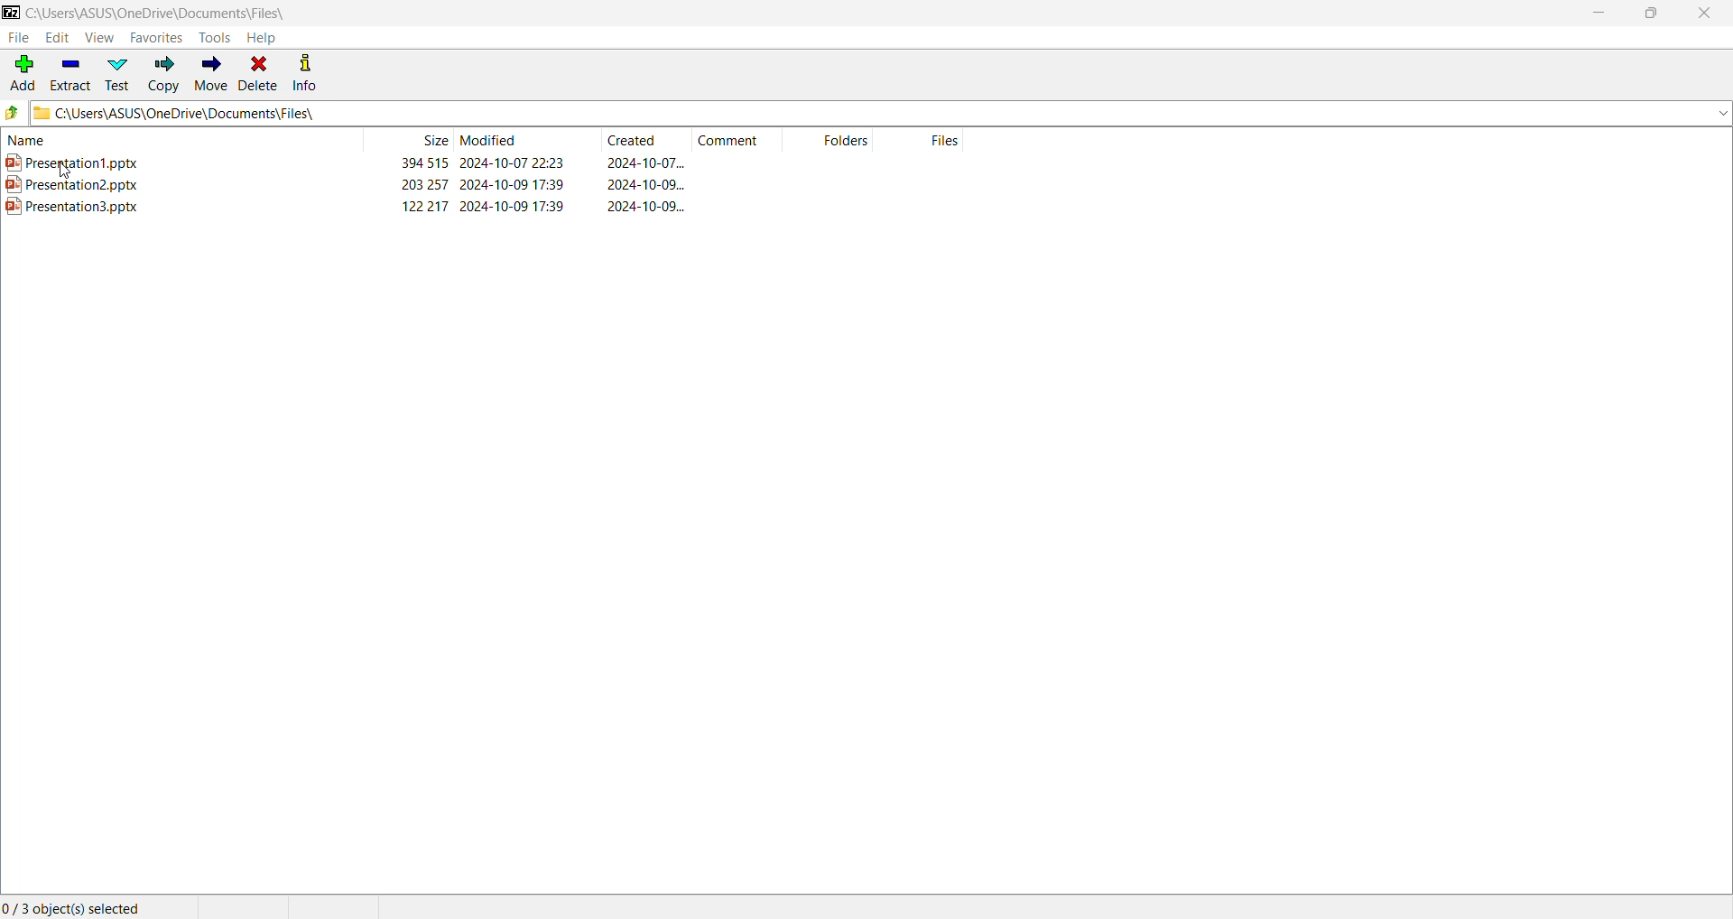 This screenshot has height=919, width=1733. What do you see at coordinates (353, 163) in the screenshot?
I see `Presentation1.pptx 394 515 2024-10-07 22:23 2024-10-07...` at bounding box center [353, 163].